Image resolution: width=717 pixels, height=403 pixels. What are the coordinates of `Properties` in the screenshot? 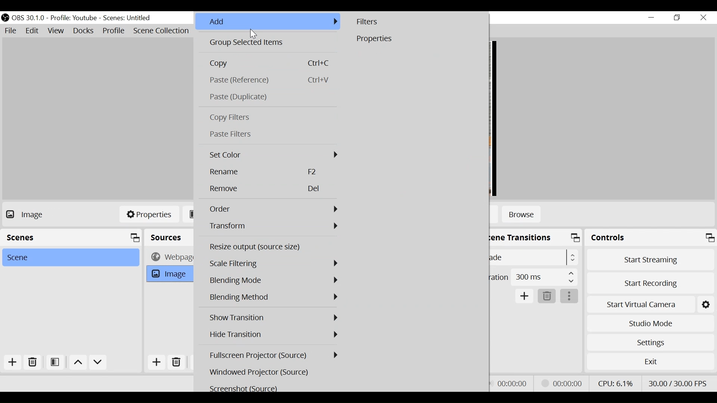 It's located at (416, 40).